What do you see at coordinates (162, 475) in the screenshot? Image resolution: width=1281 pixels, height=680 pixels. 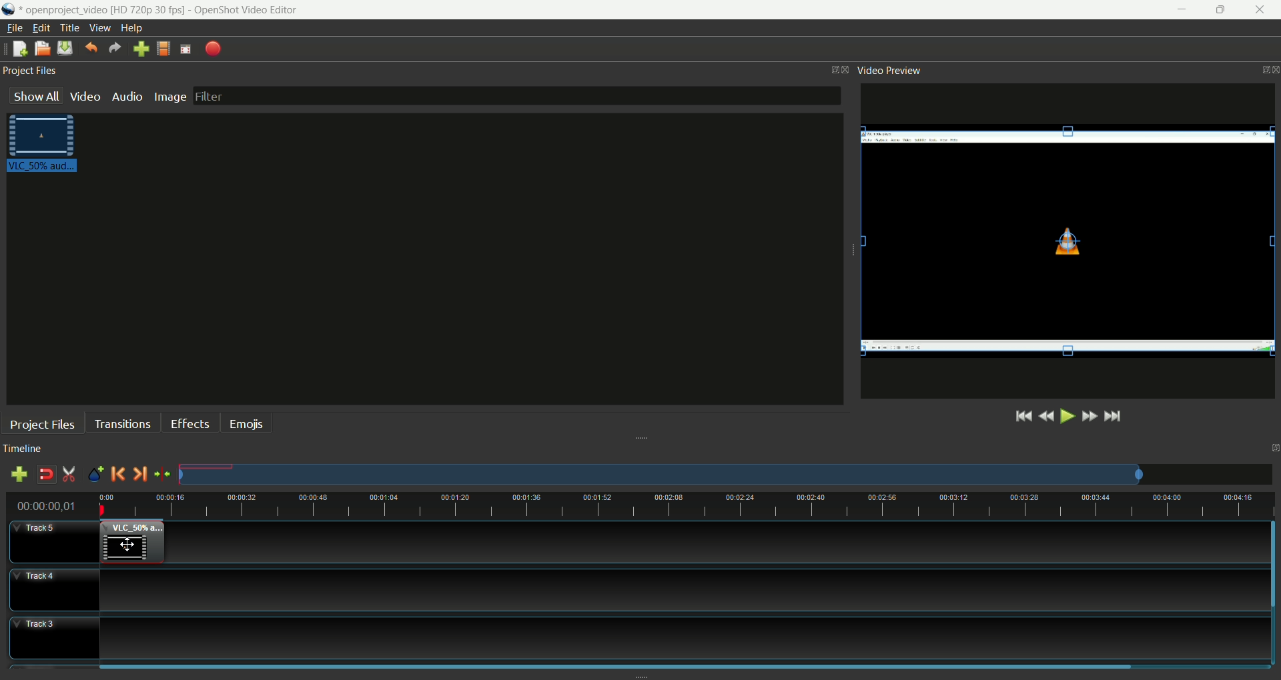 I see `center the timeline on the playhead` at bounding box center [162, 475].